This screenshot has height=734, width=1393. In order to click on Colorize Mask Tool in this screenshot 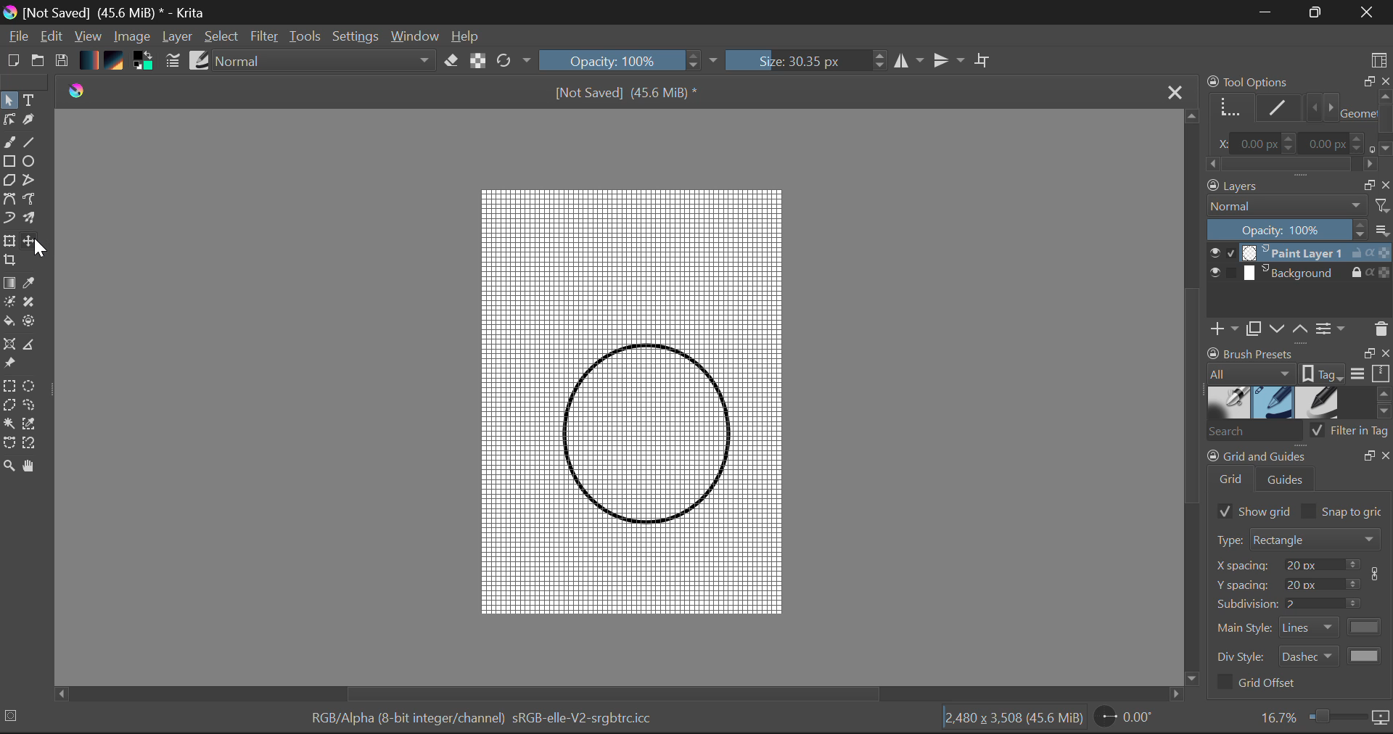, I will do `click(9, 302)`.